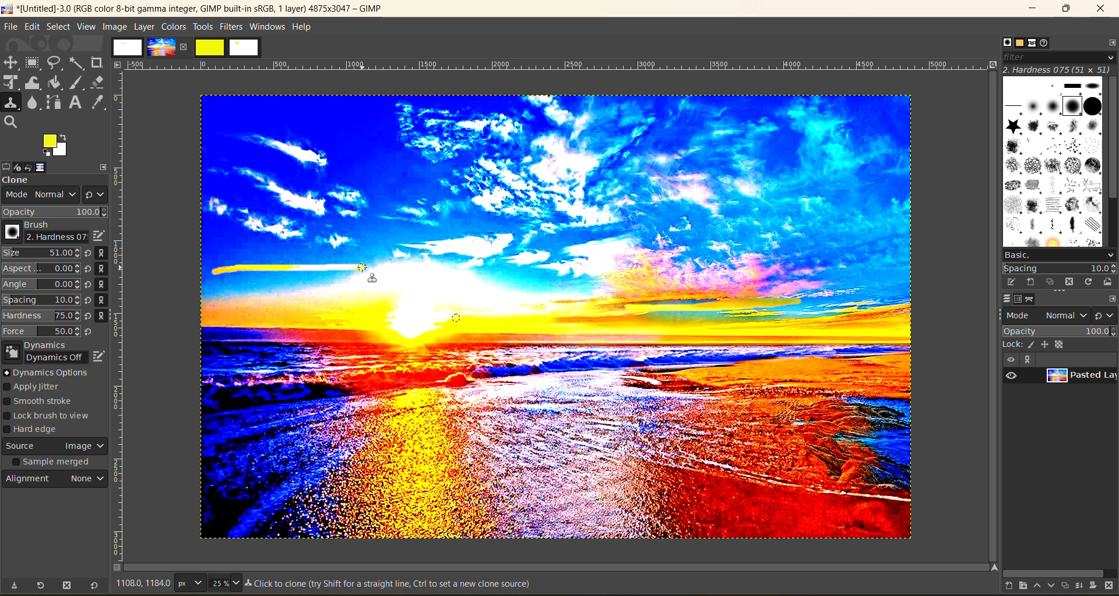 The image size is (1119, 596). Describe the element at coordinates (58, 83) in the screenshot. I see `paint bucket ` at that location.